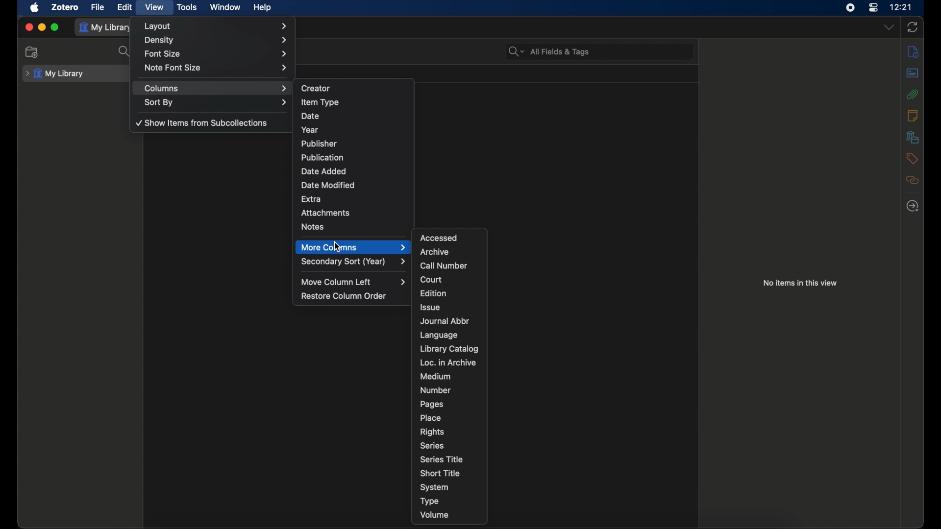 This screenshot has width=941, height=529. What do you see at coordinates (65, 7) in the screenshot?
I see `zotero` at bounding box center [65, 7].